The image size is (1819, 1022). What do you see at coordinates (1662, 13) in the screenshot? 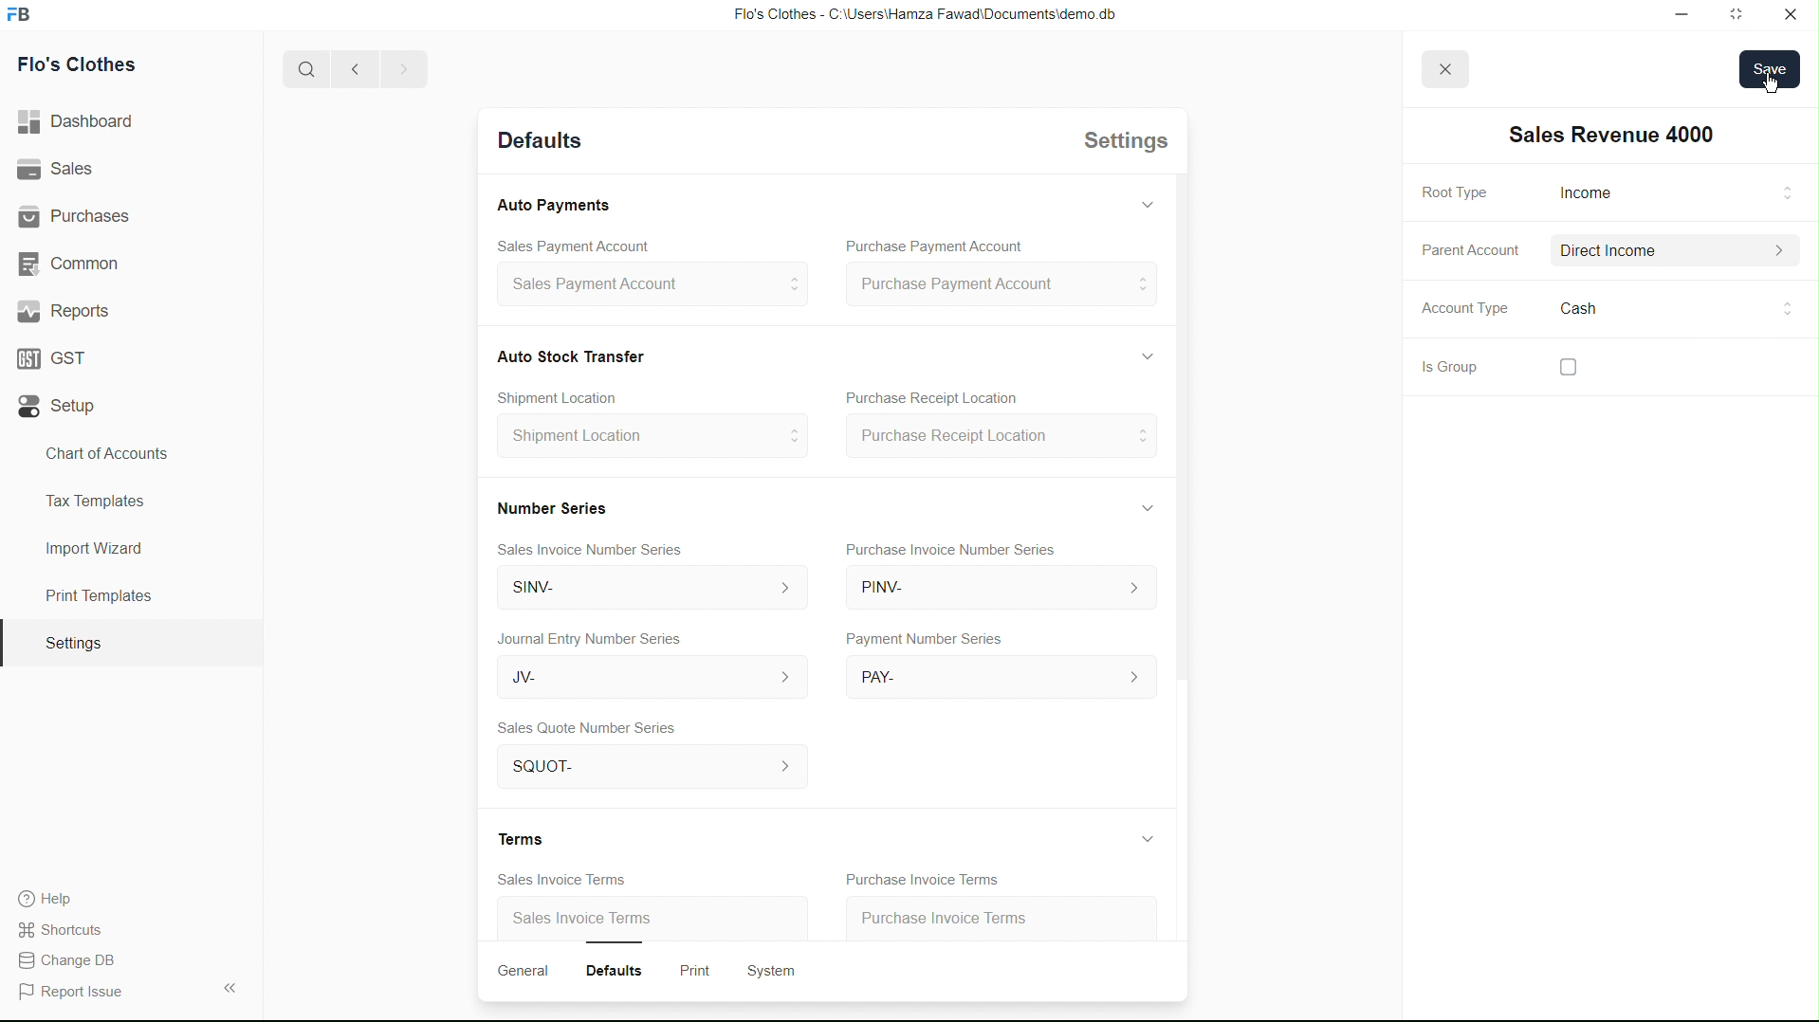
I see `Minimize` at bounding box center [1662, 13].